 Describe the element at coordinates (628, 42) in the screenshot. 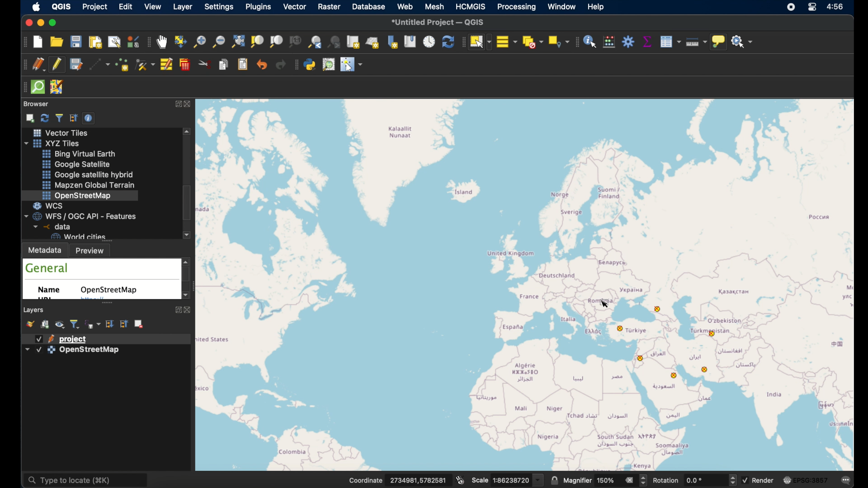

I see `toolbox` at that location.